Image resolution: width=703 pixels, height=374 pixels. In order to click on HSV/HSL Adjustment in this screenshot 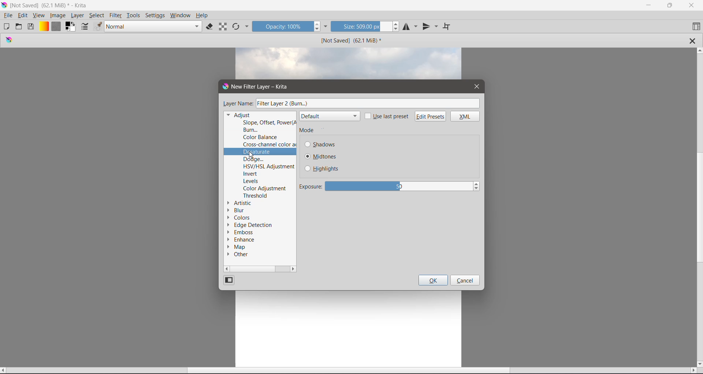, I will do `click(269, 167)`.